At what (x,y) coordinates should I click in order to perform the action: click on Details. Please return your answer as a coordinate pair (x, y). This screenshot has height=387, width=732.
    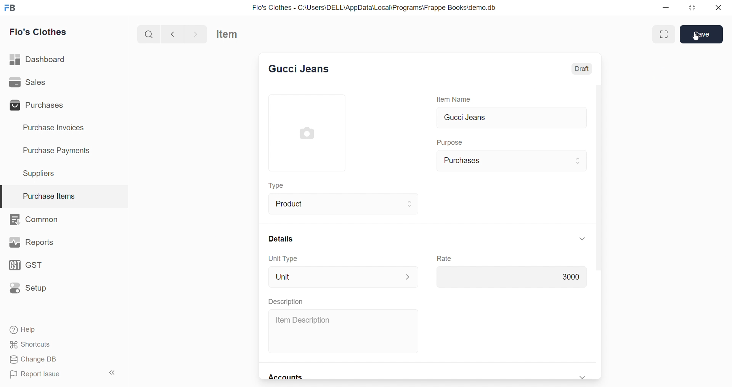
    Looking at the image, I should click on (279, 238).